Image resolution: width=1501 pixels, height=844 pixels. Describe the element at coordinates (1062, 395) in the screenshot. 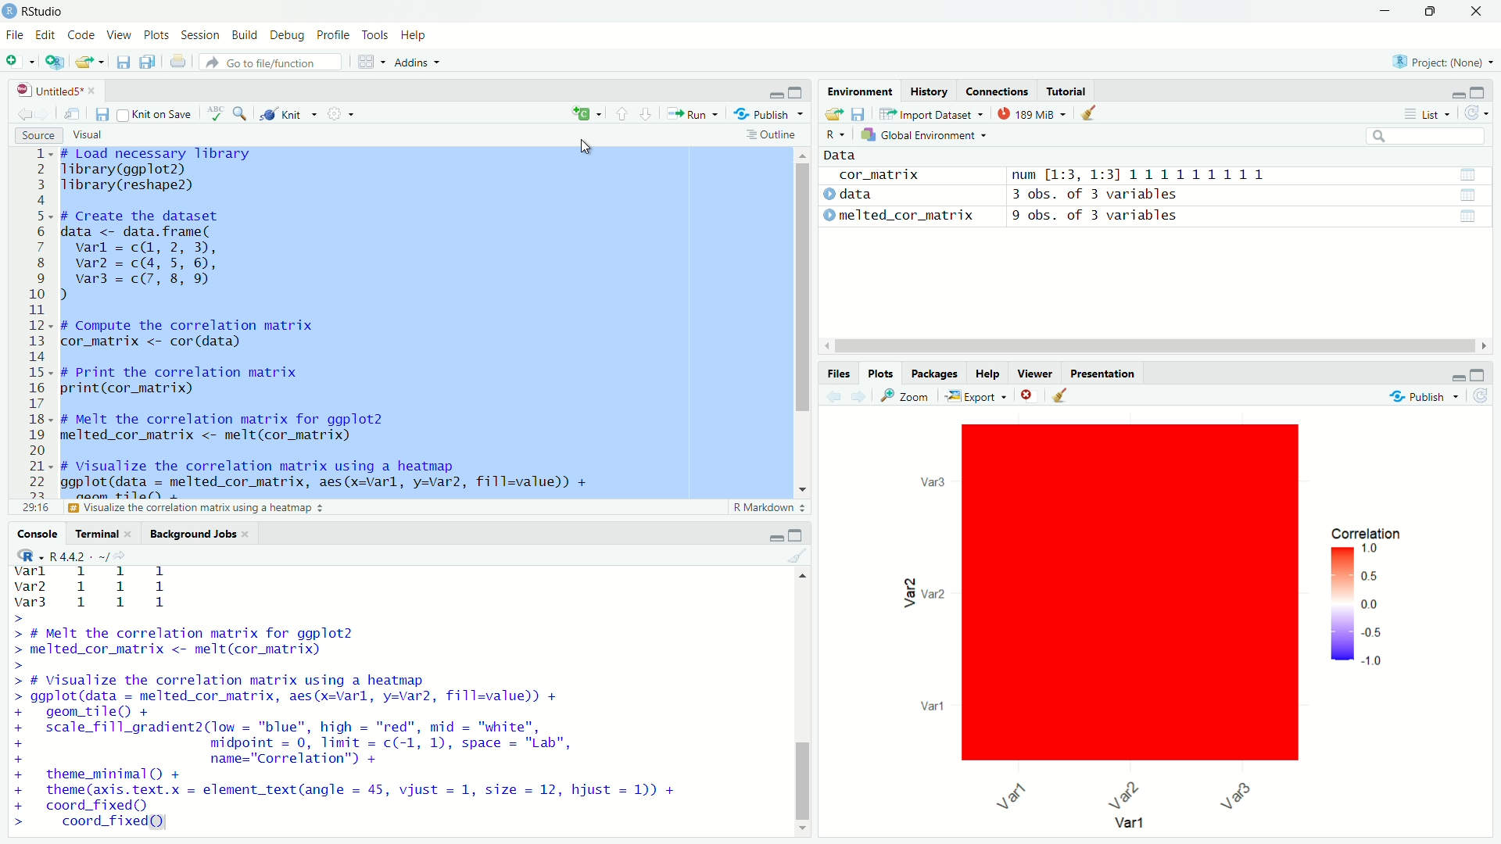

I see `clear plots` at that location.